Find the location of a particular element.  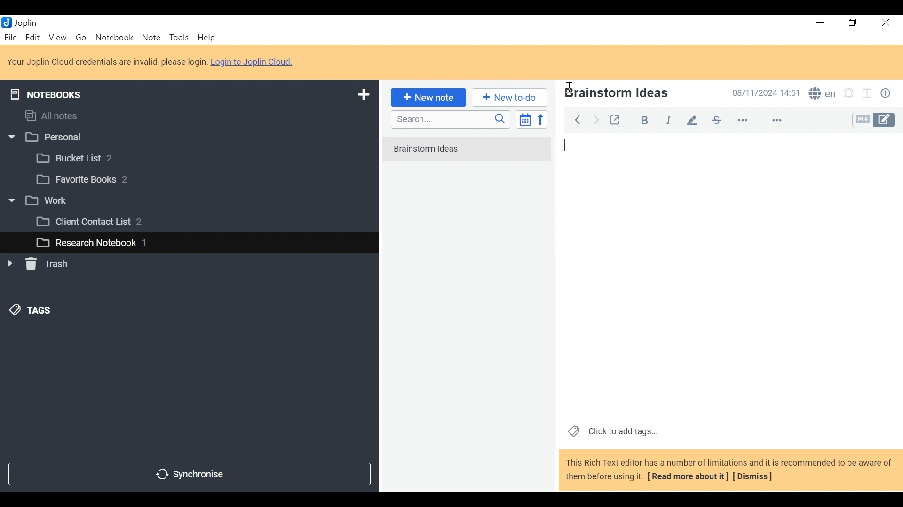

Date and Time is located at coordinates (763, 92).